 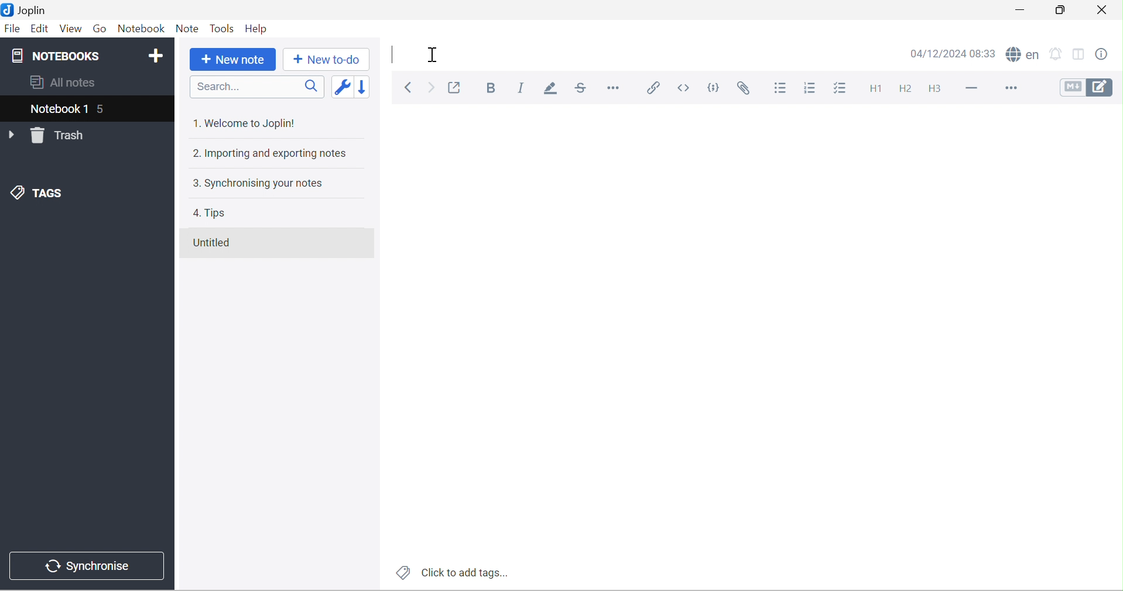 What do you see at coordinates (582, 87) in the screenshot?
I see `Strikethrough` at bounding box center [582, 87].